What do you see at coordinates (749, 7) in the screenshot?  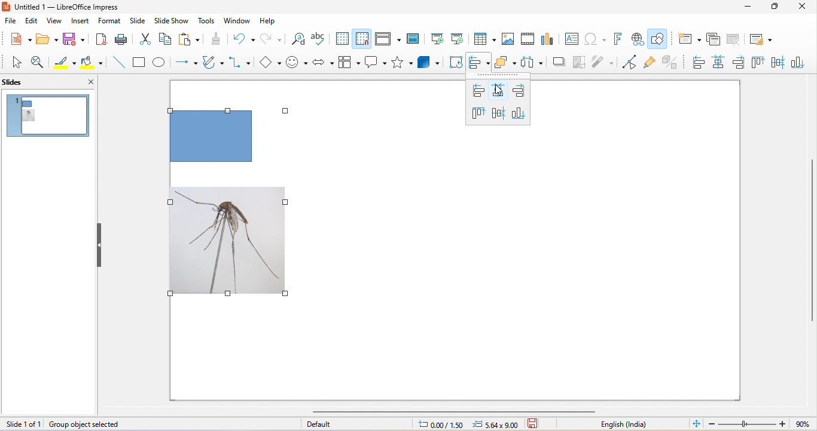 I see `minimize` at bounding box center [749, 7].